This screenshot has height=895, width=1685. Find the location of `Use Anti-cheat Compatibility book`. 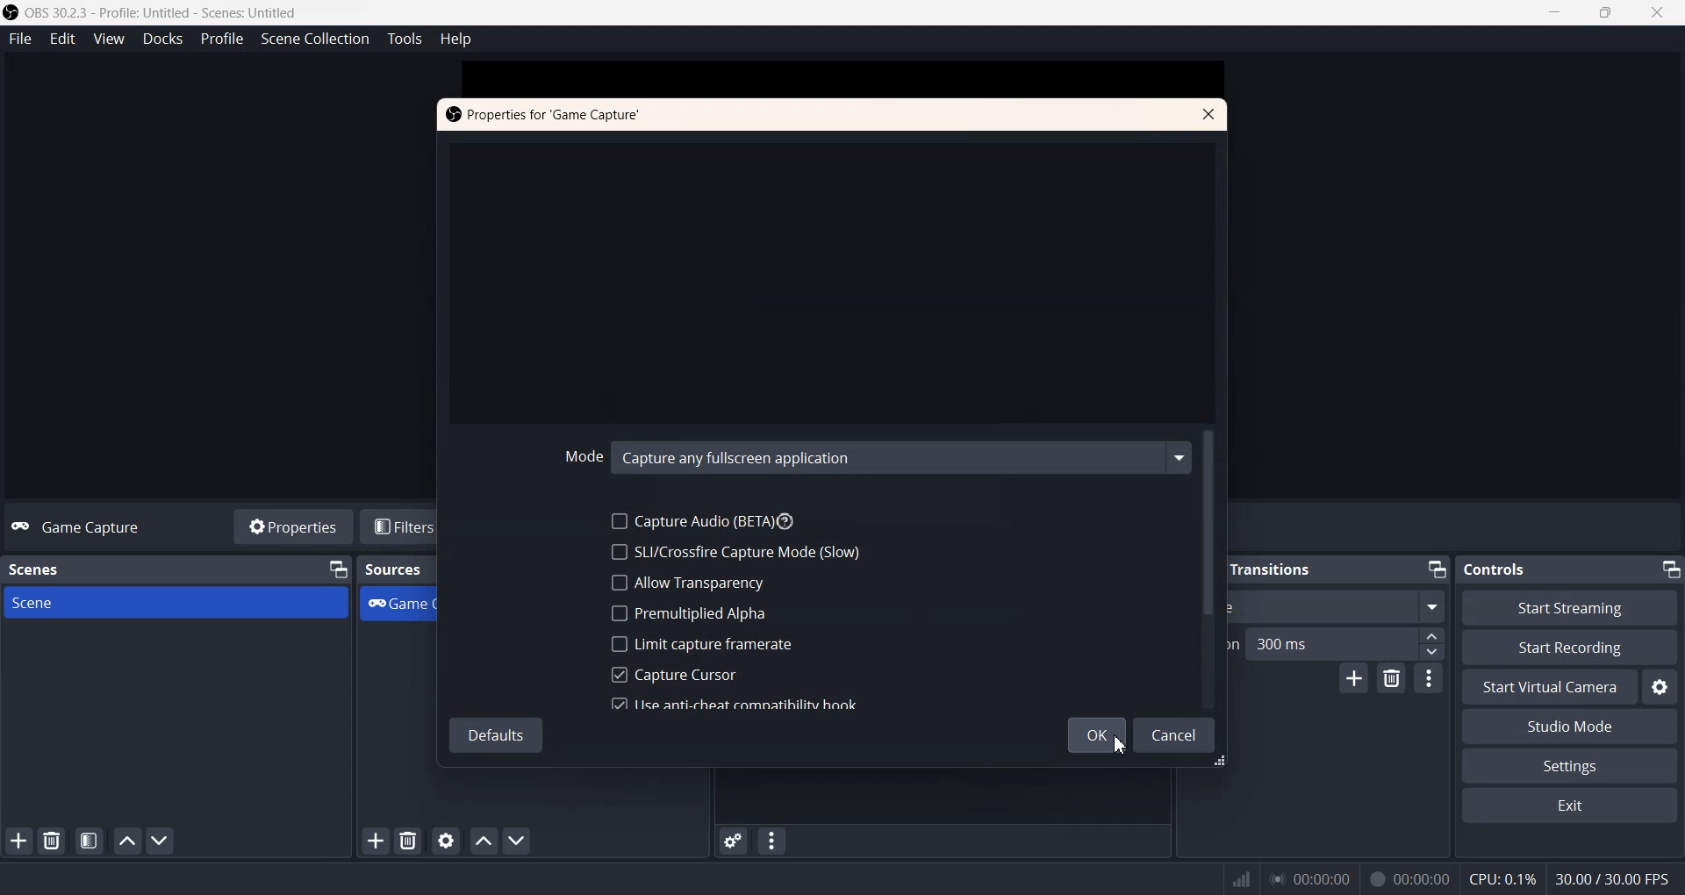

Use Anti-cheat Compatibility book is located at coordinates (732, 705).